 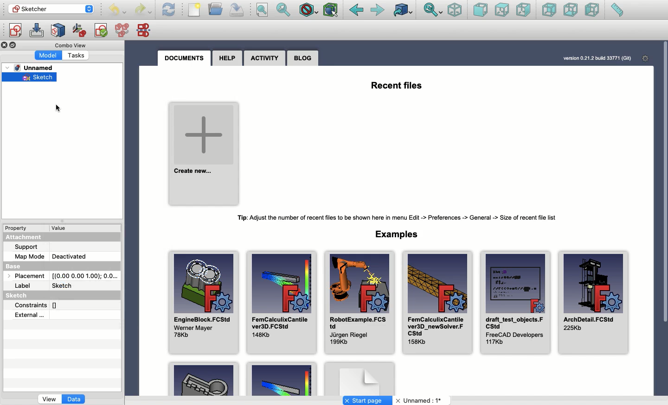 What do you see at coordinates (78, 55) in the screenshot?
I see `Tasks` at bounding box center [78, 55].